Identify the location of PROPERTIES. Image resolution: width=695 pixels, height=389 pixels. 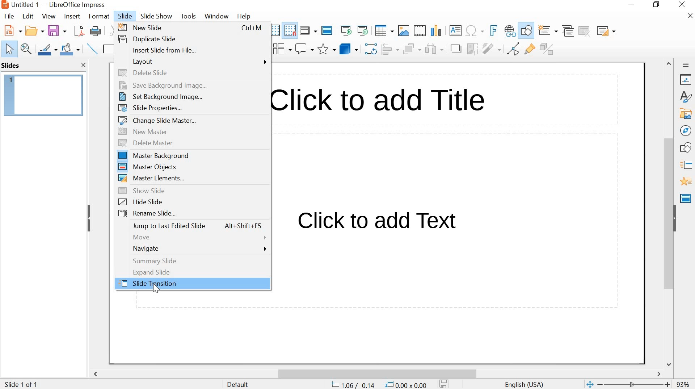
(686, 80).